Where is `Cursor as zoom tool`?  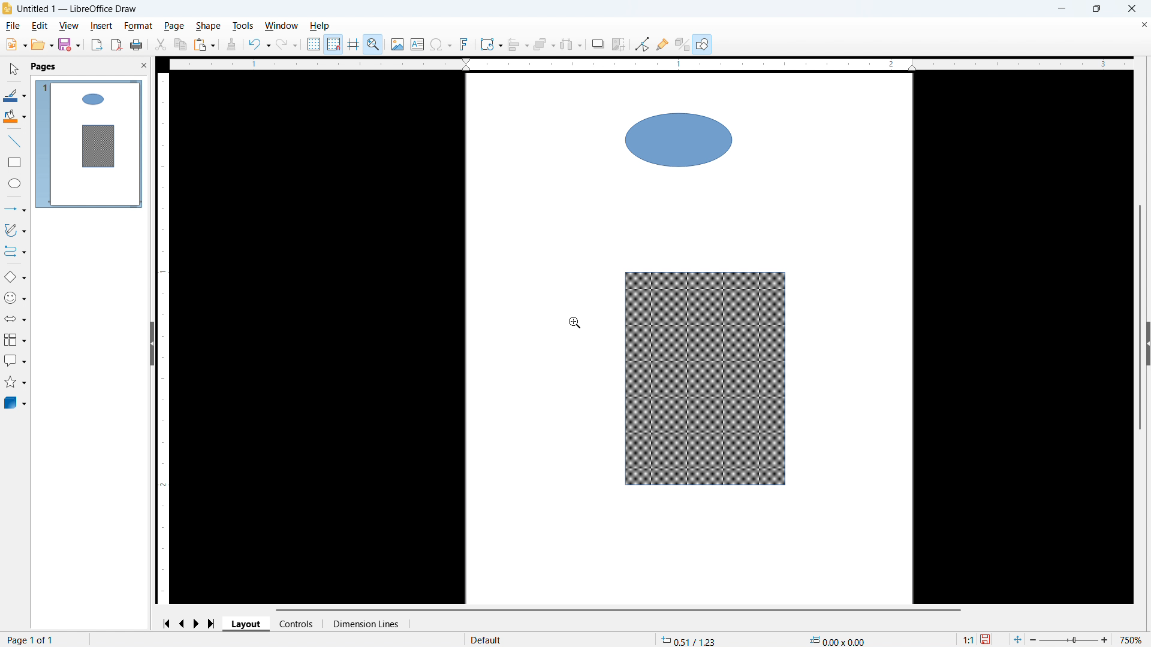 Cursor as zoom tool is located at coordinates (575, 322).